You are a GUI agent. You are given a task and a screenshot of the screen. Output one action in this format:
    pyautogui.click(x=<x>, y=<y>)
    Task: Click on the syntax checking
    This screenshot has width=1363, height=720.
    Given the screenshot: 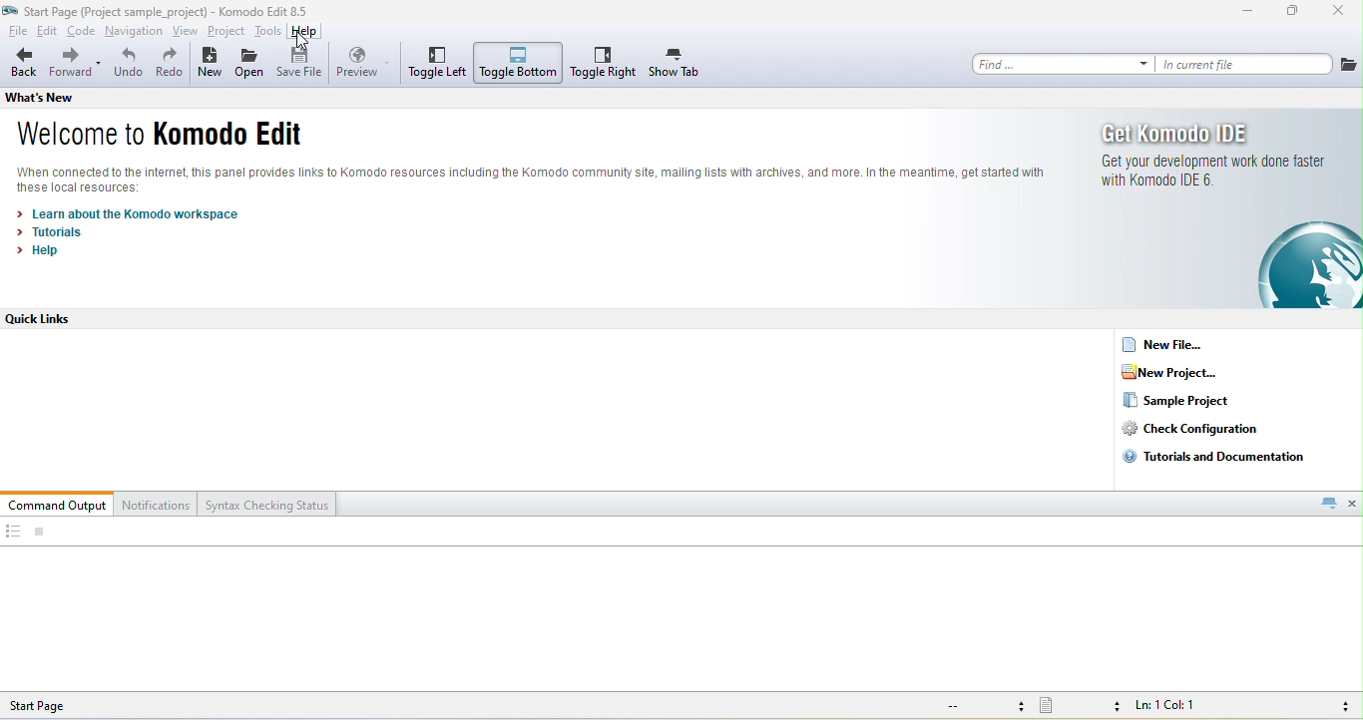 What is the action you would take?
    pyautogui.click(x=1340, y=706)
    